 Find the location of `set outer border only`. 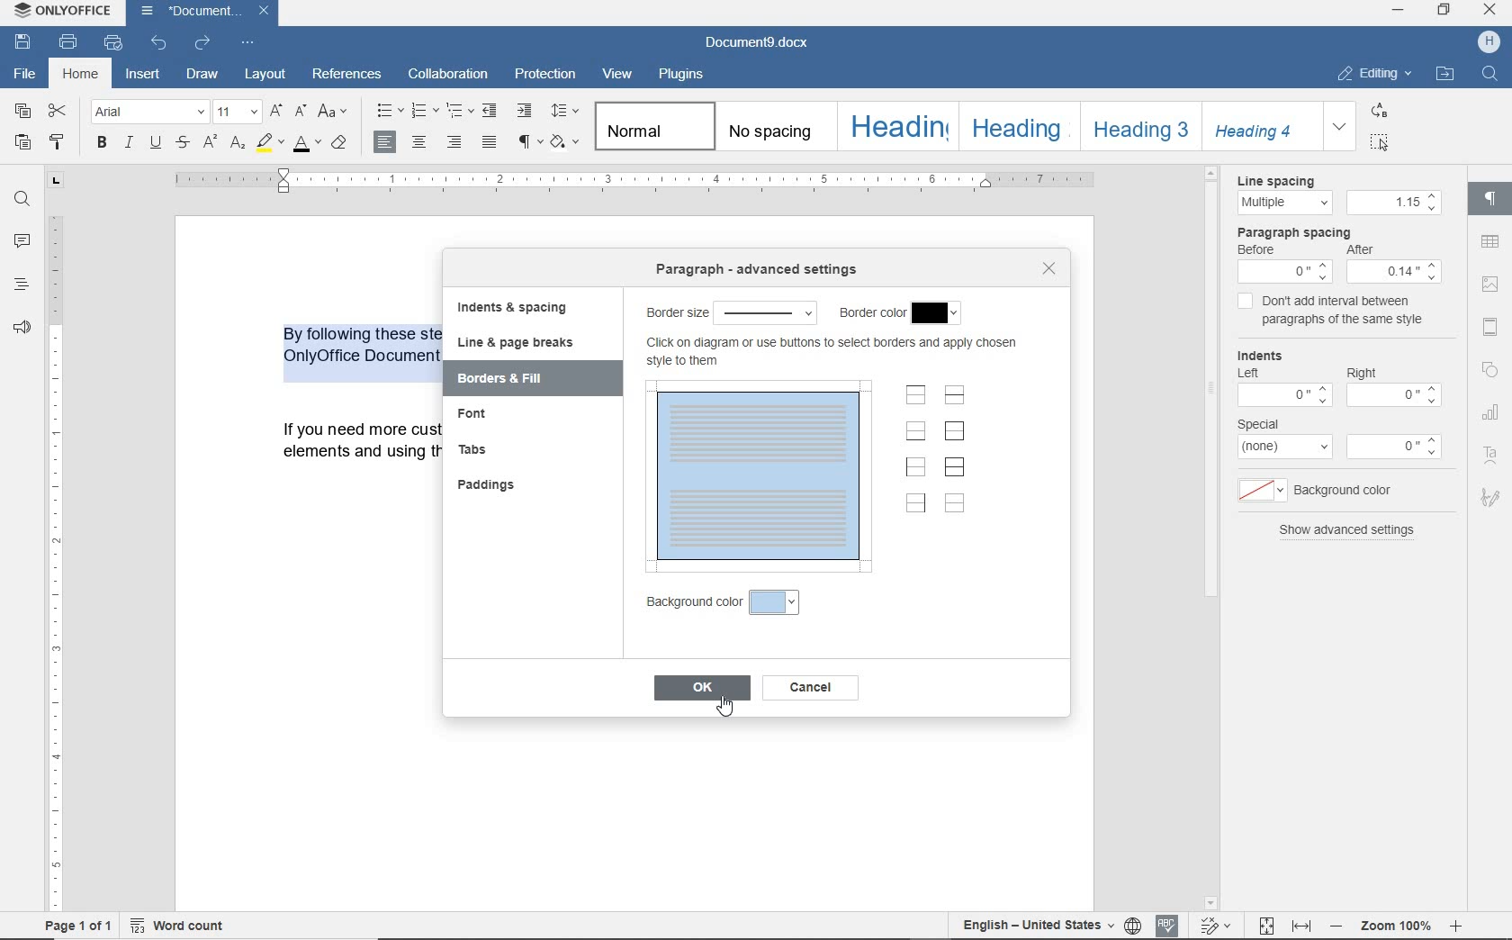

set outer border only is located at coordinates (954, 434).